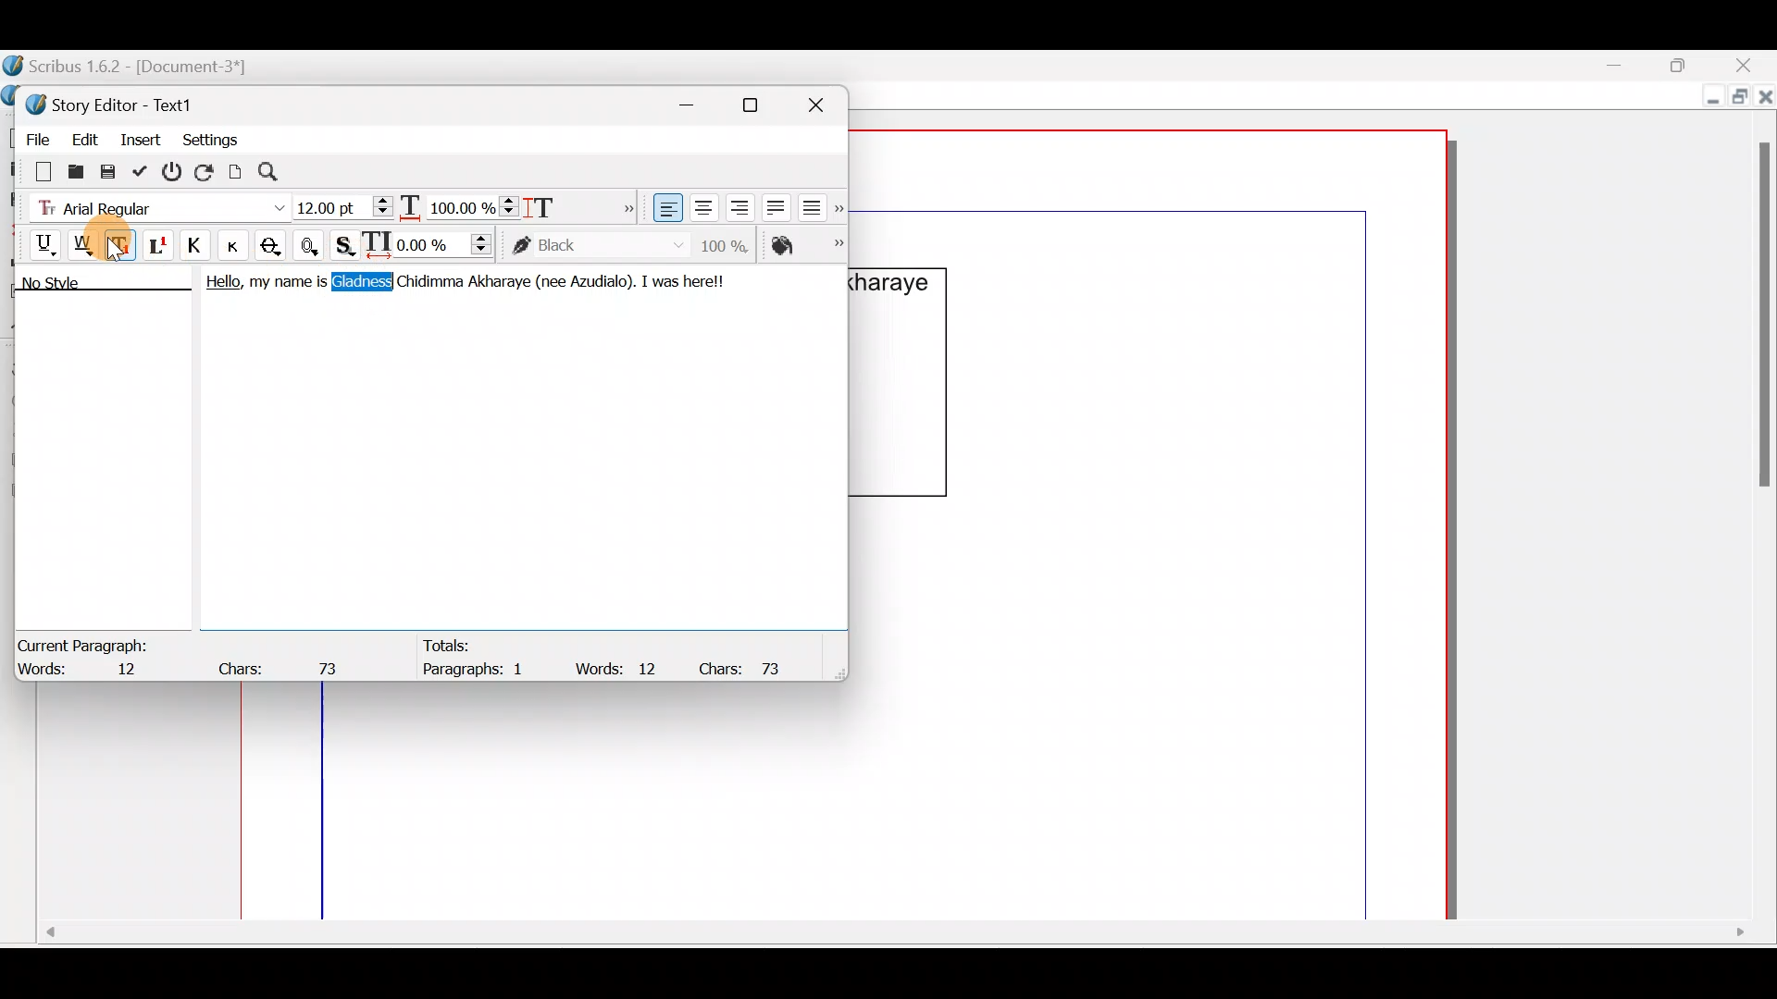 Image resolution: width=1777 pixels, height=999 pixels. What do you see at coordinates (109, 170) in the screenshot?
I see `Save to file` at bounding box center [109, 170].